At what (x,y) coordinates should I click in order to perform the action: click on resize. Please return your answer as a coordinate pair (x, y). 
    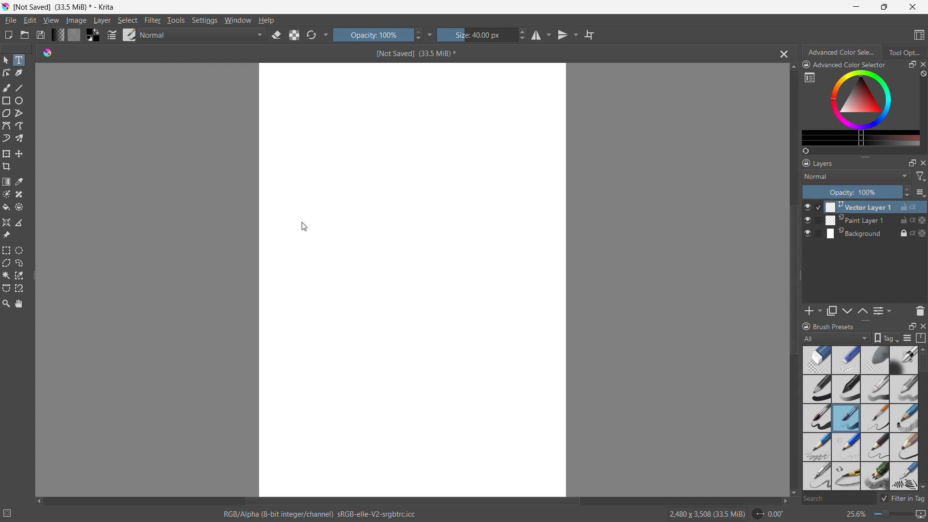
    Looking at the image, I should click on (800, 276).